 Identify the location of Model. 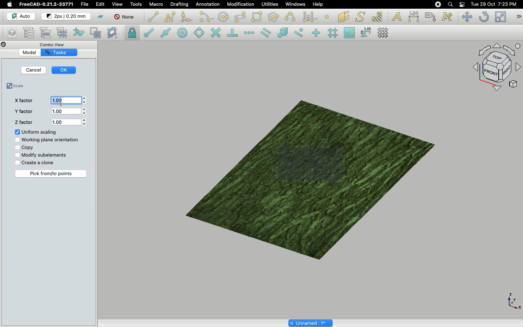
(30, 53).